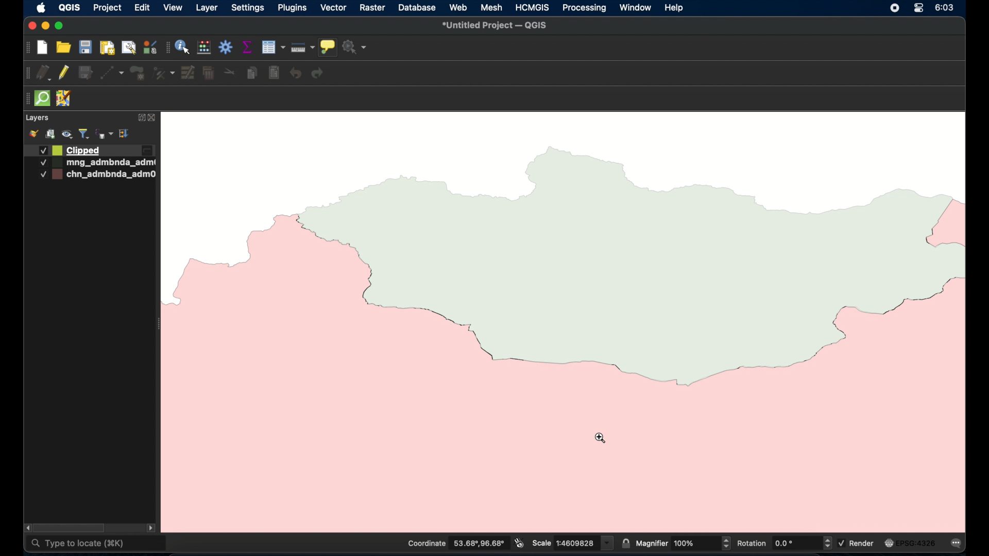  What do you see at coordinates (151, 529) in the screenshot?
I see `scroll right` at bounding box center [151, 529].